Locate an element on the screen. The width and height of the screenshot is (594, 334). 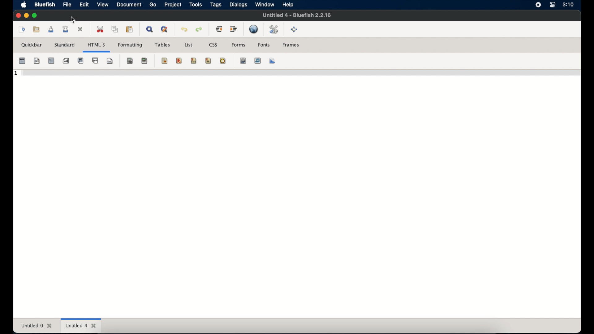
preview in browser is located at coordinates (254, 29).